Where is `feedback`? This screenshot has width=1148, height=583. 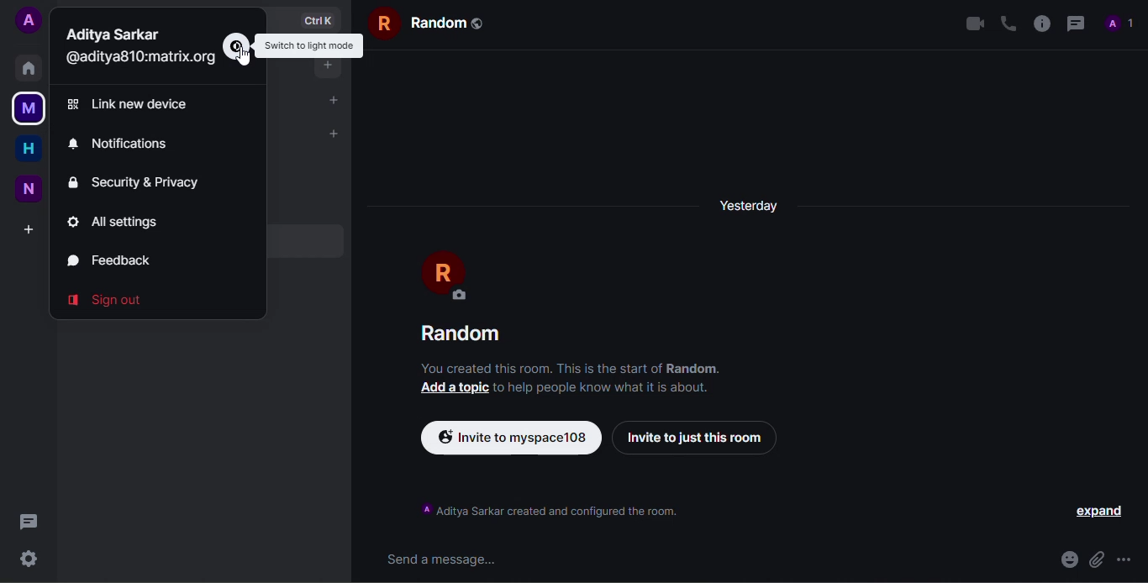
feedback is located at coordinates (118, 257).